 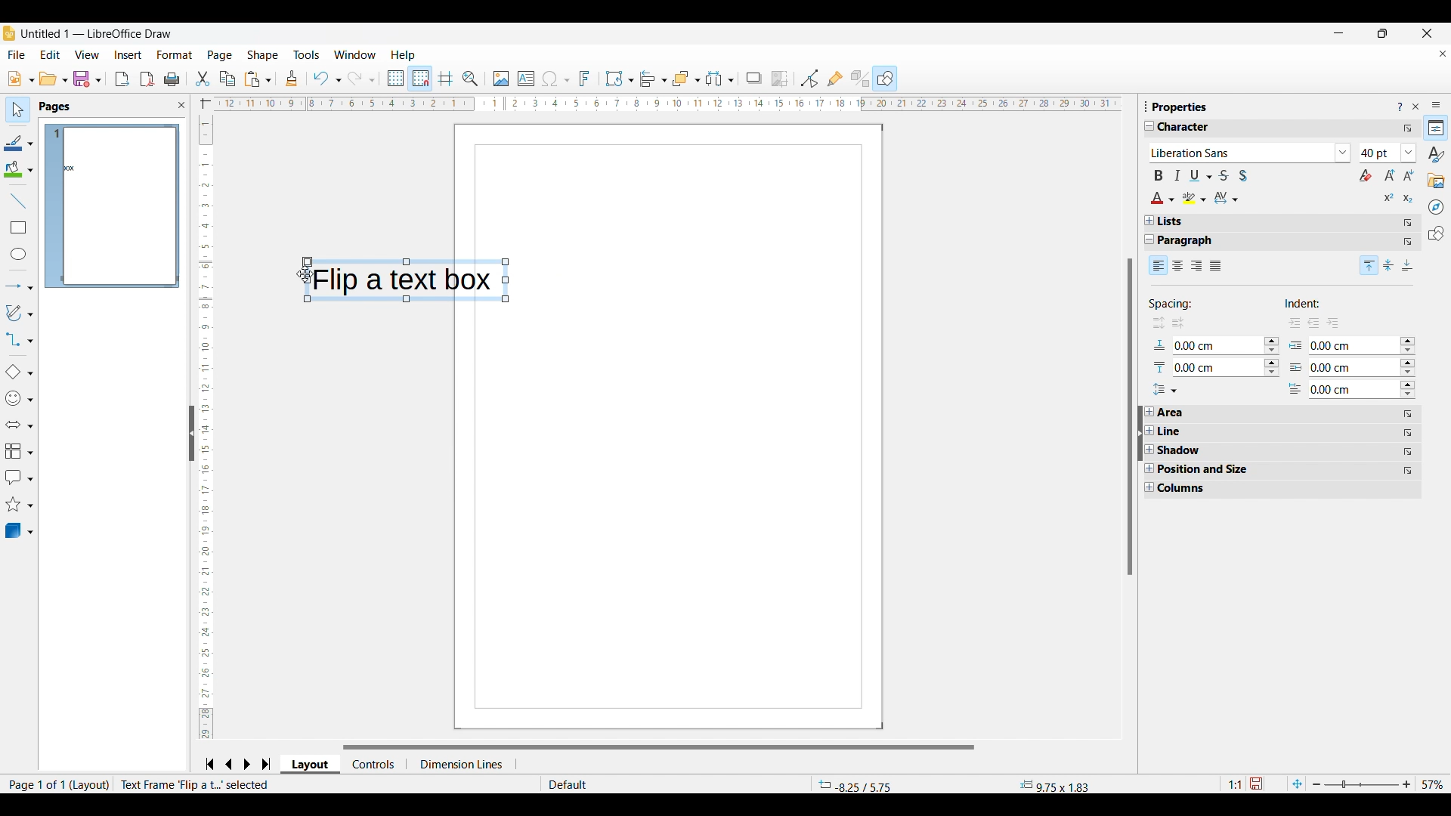 What do you see at coordinates (754, 79) in the screenshot?
I see `Shadow` at bounding box center [754, 79].